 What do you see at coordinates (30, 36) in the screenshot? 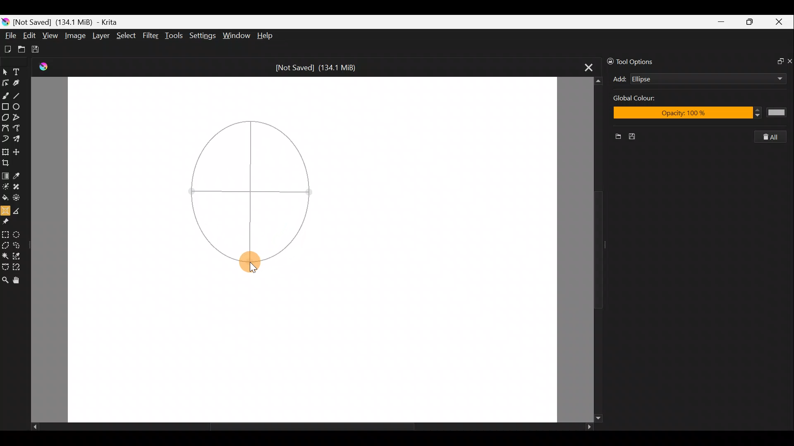
I see `Edit` at bounding box center [30, 36].